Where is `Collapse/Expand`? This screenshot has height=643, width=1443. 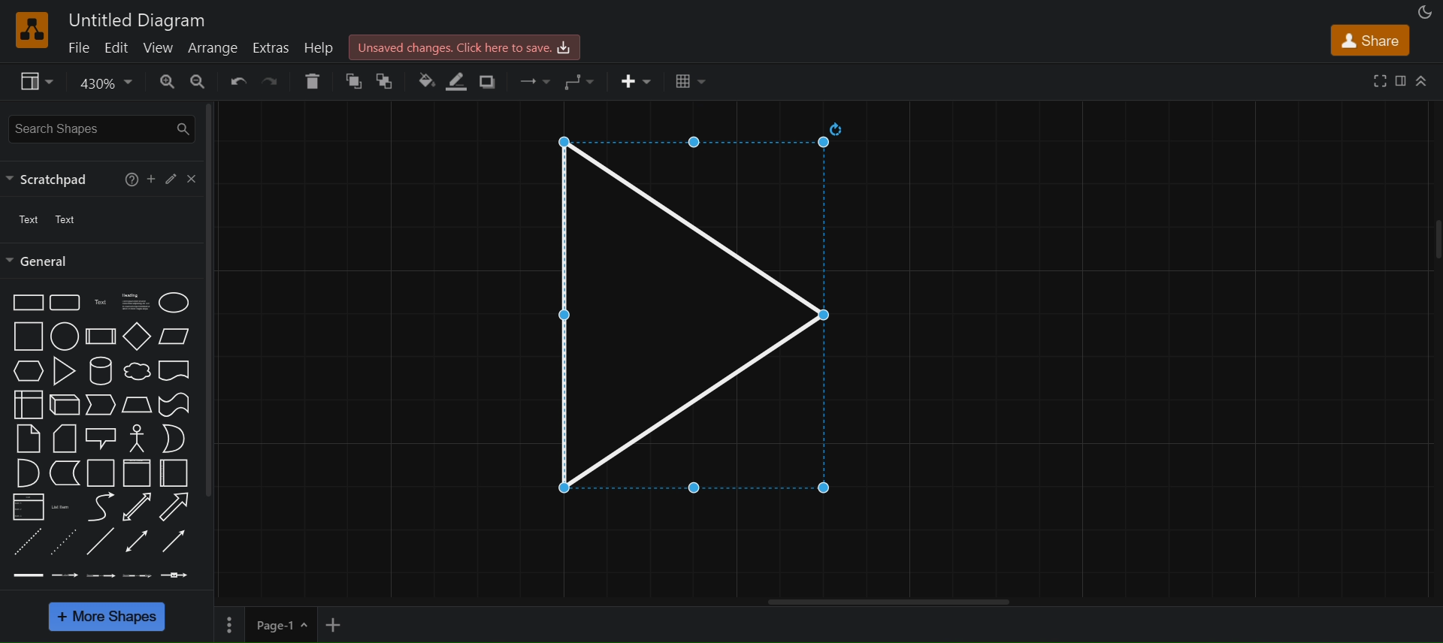
Collapse/Expand is located at coordinates (1422, 80).